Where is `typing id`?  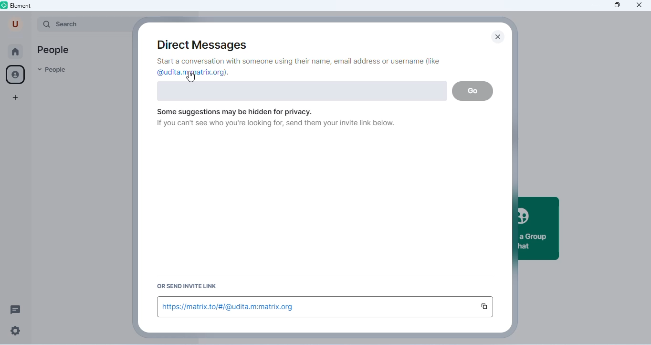
typing id is located at coordinates (302, 91).